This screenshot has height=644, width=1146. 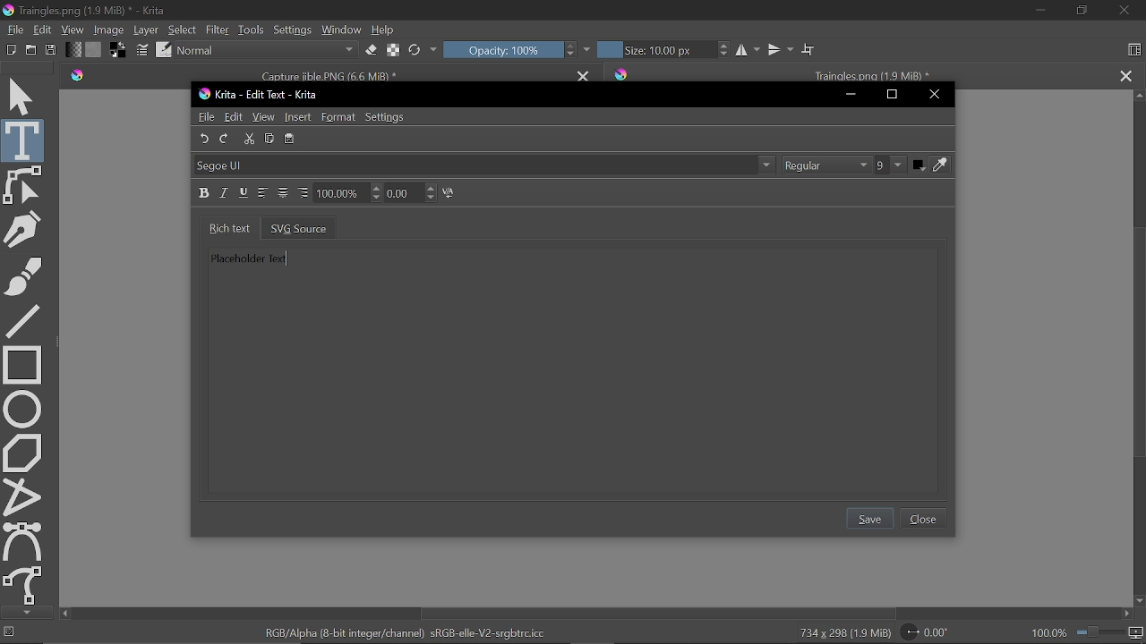 I want to click on File, so click(x=16, y=29).